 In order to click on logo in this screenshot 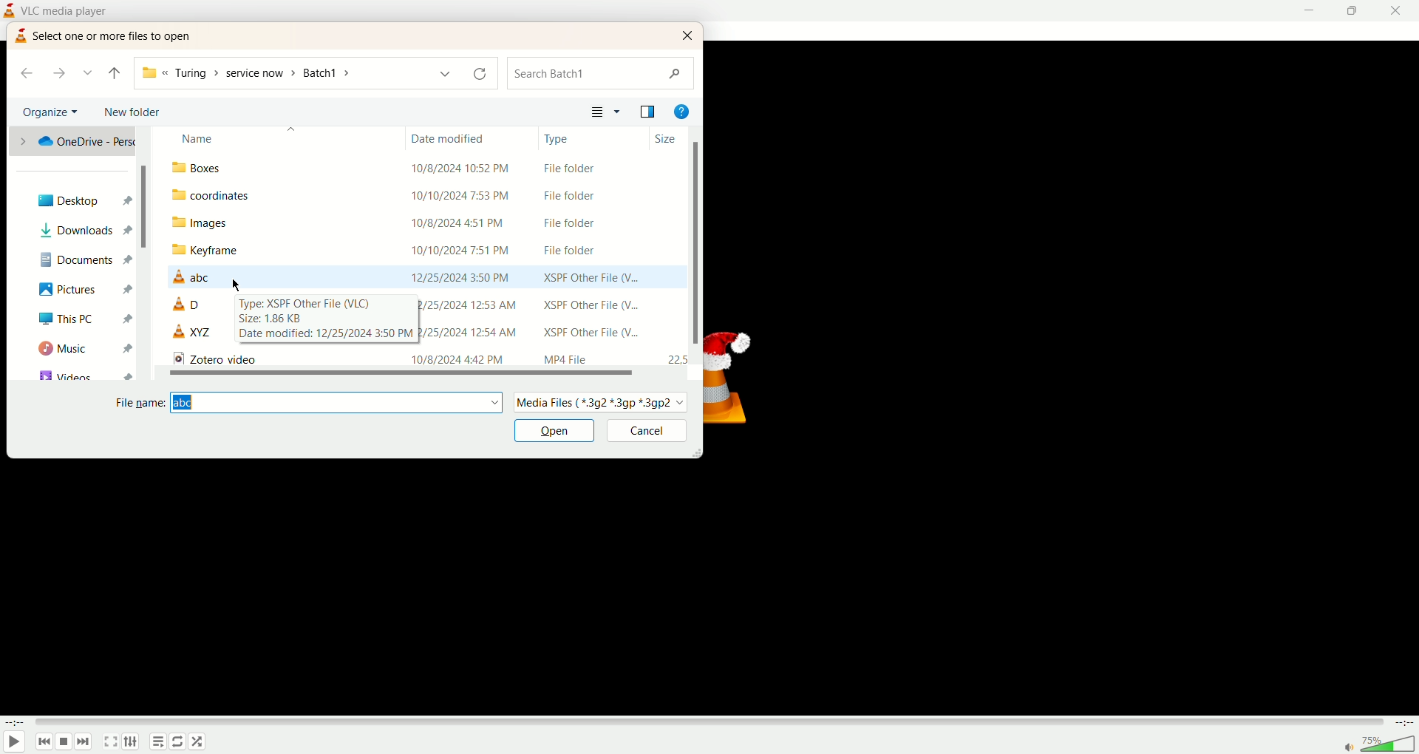, I will do `click(20, 35)`.